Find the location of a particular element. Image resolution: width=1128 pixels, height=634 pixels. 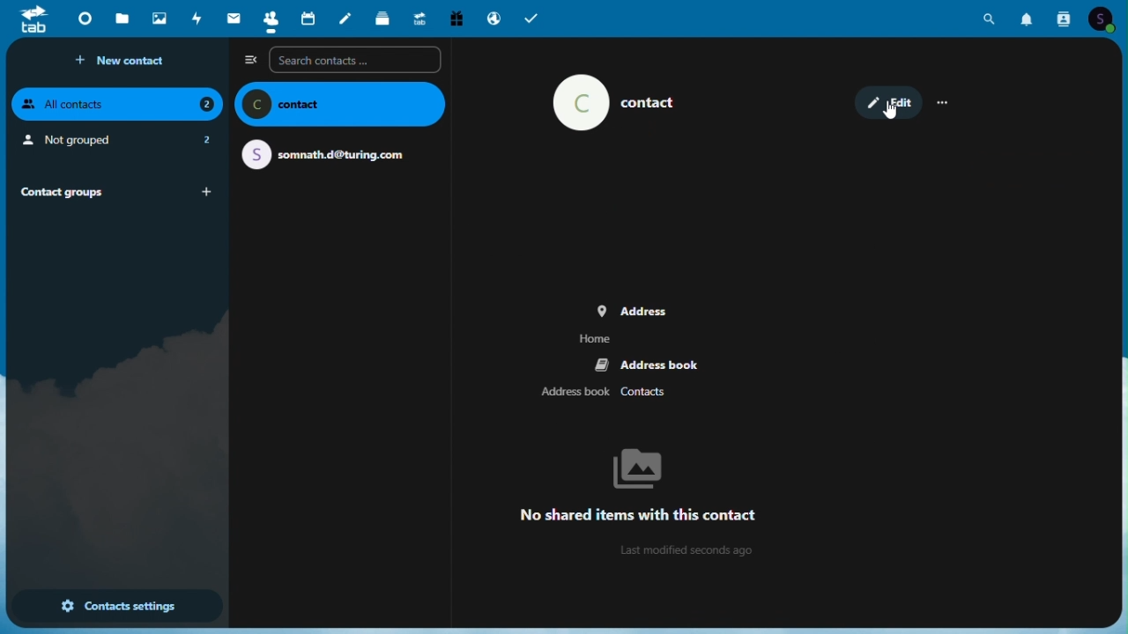

Photo is located at coordinates (159, 18).